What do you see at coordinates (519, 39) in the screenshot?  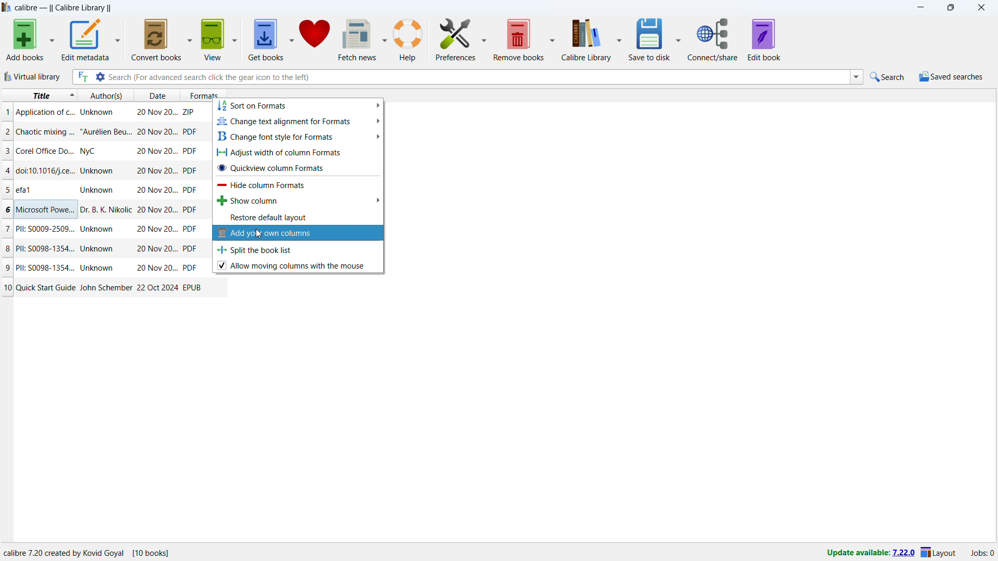 I see `save to disk` at bounding box center [519, 39].